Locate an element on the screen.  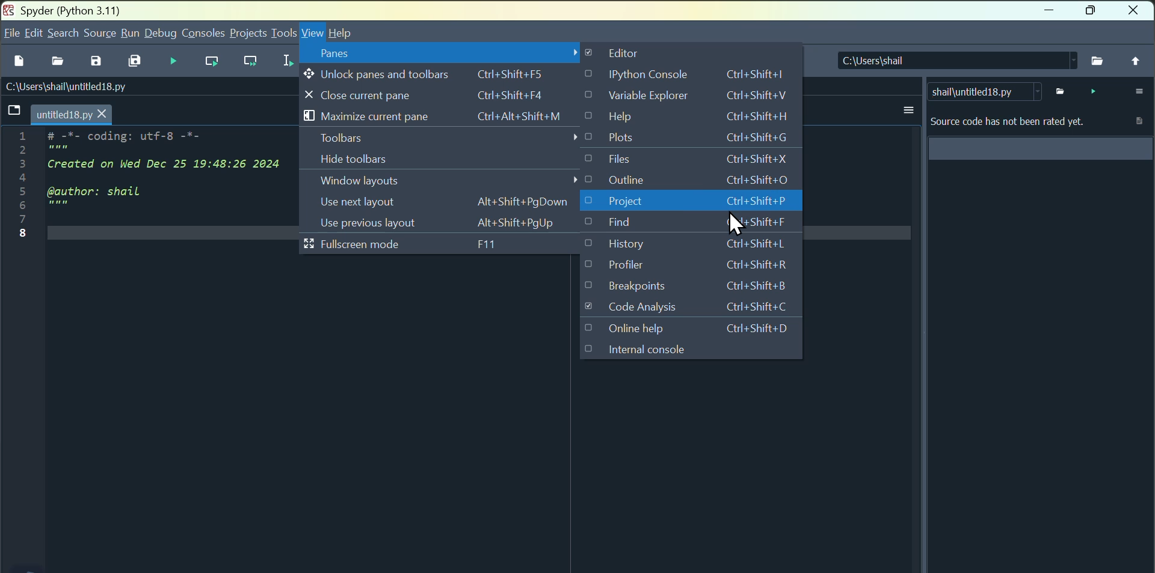
Cursor is located at coordinates (735, 224).